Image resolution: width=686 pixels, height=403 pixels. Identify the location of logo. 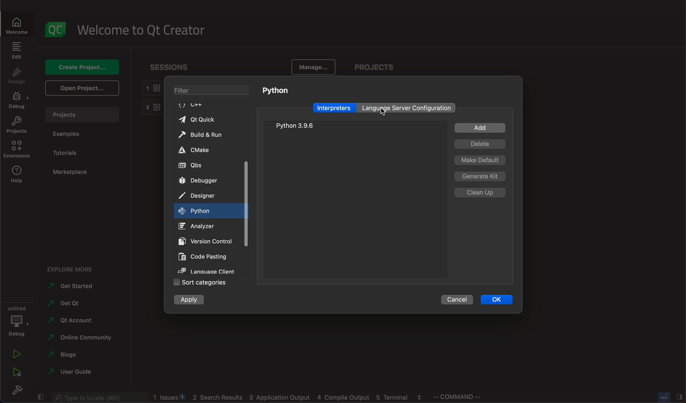
(53, 30).